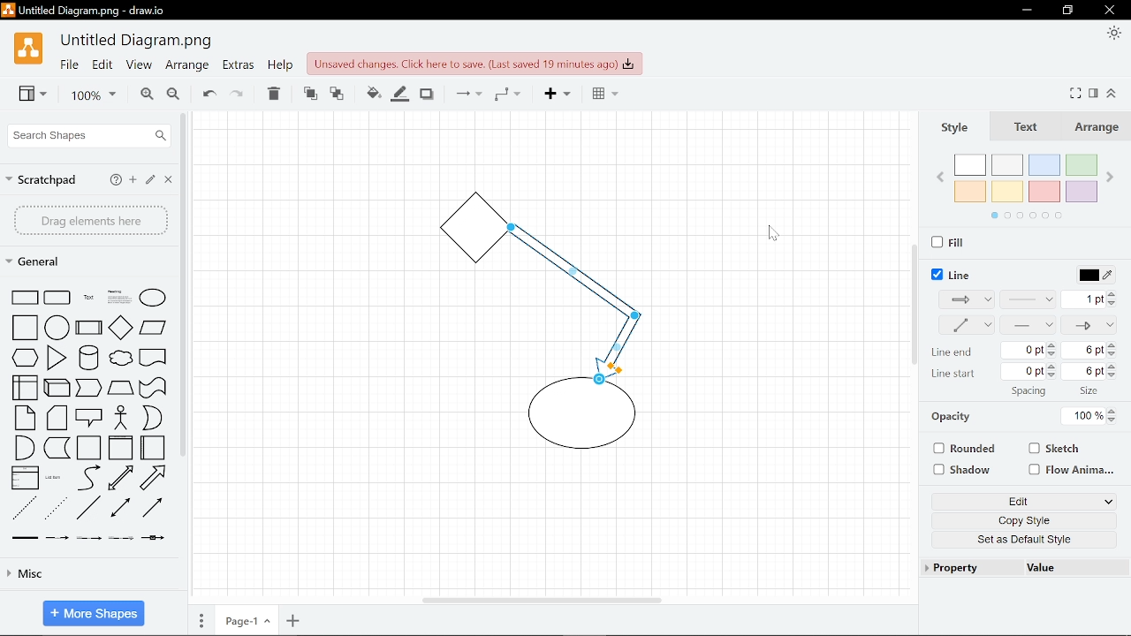 This screenshot has width=1131, height=636. I want to click on Edit, so click(152, 181).